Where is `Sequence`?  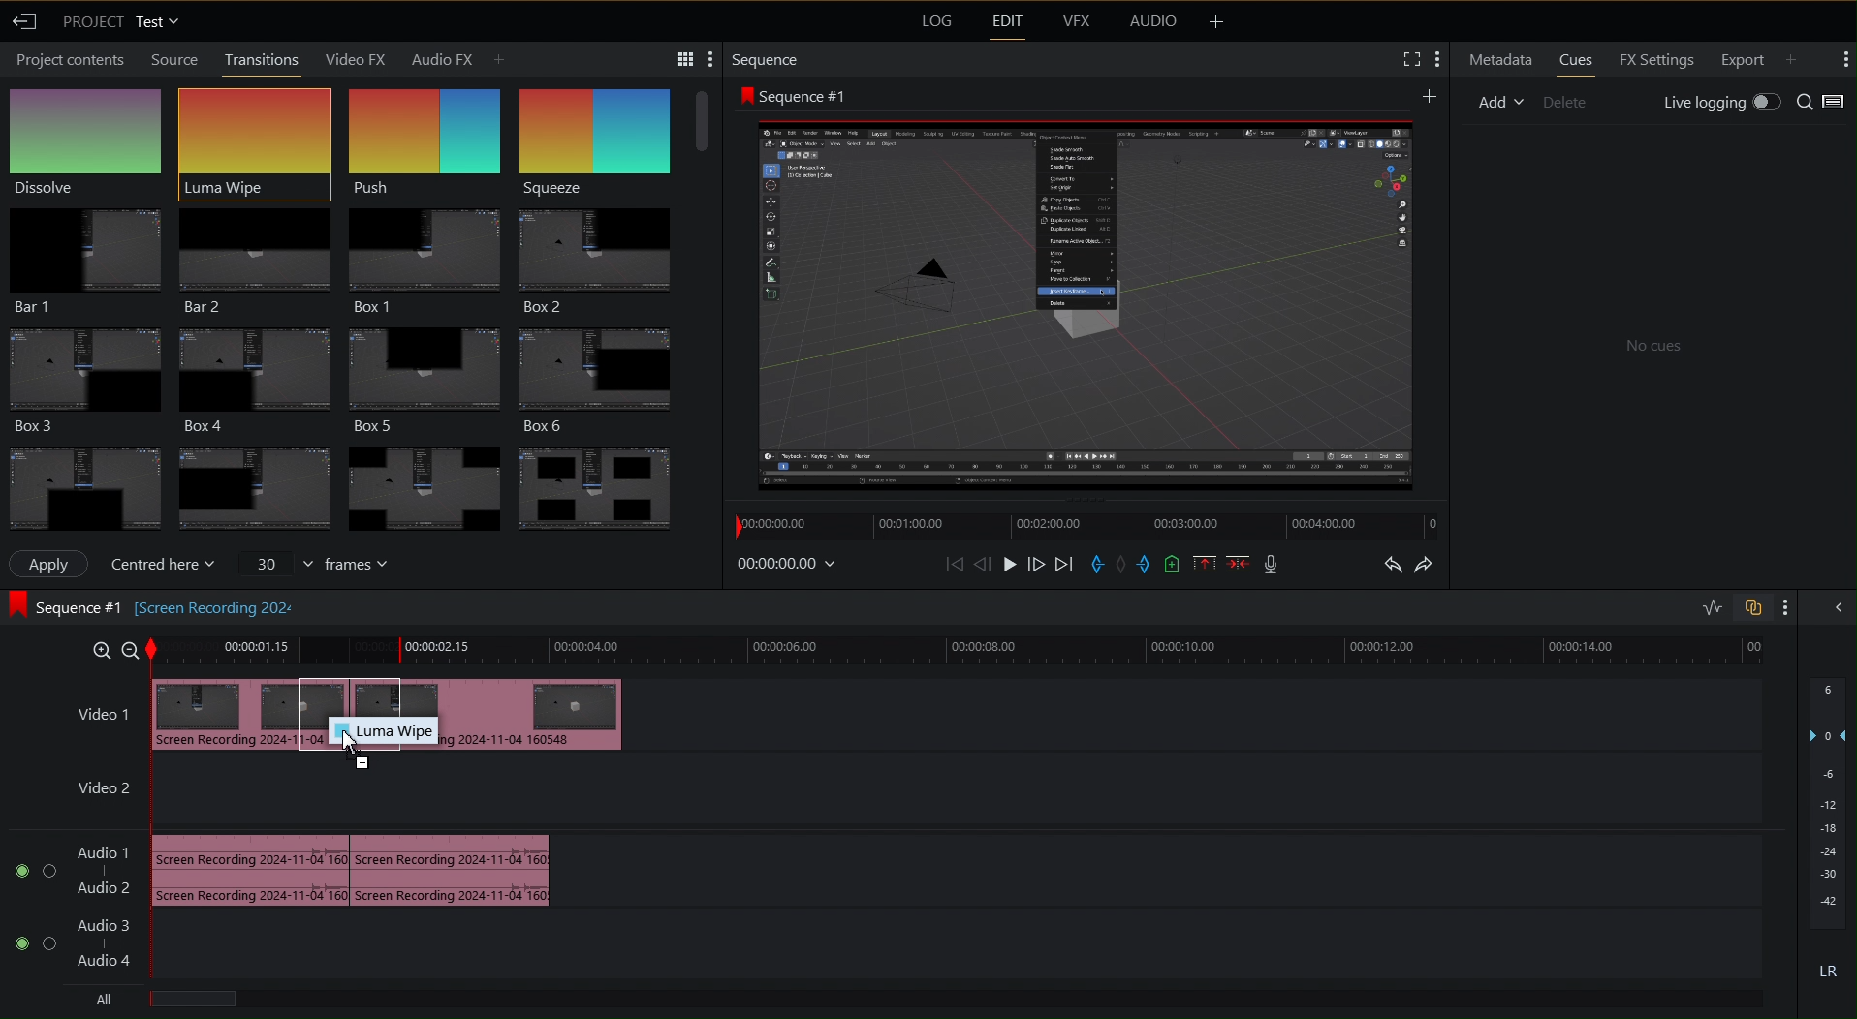
Sequence is located at coordinates (607, 131).